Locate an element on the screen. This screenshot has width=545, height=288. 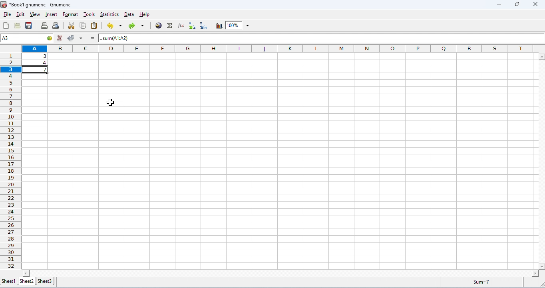
edit is located at coordinates (21, 14).